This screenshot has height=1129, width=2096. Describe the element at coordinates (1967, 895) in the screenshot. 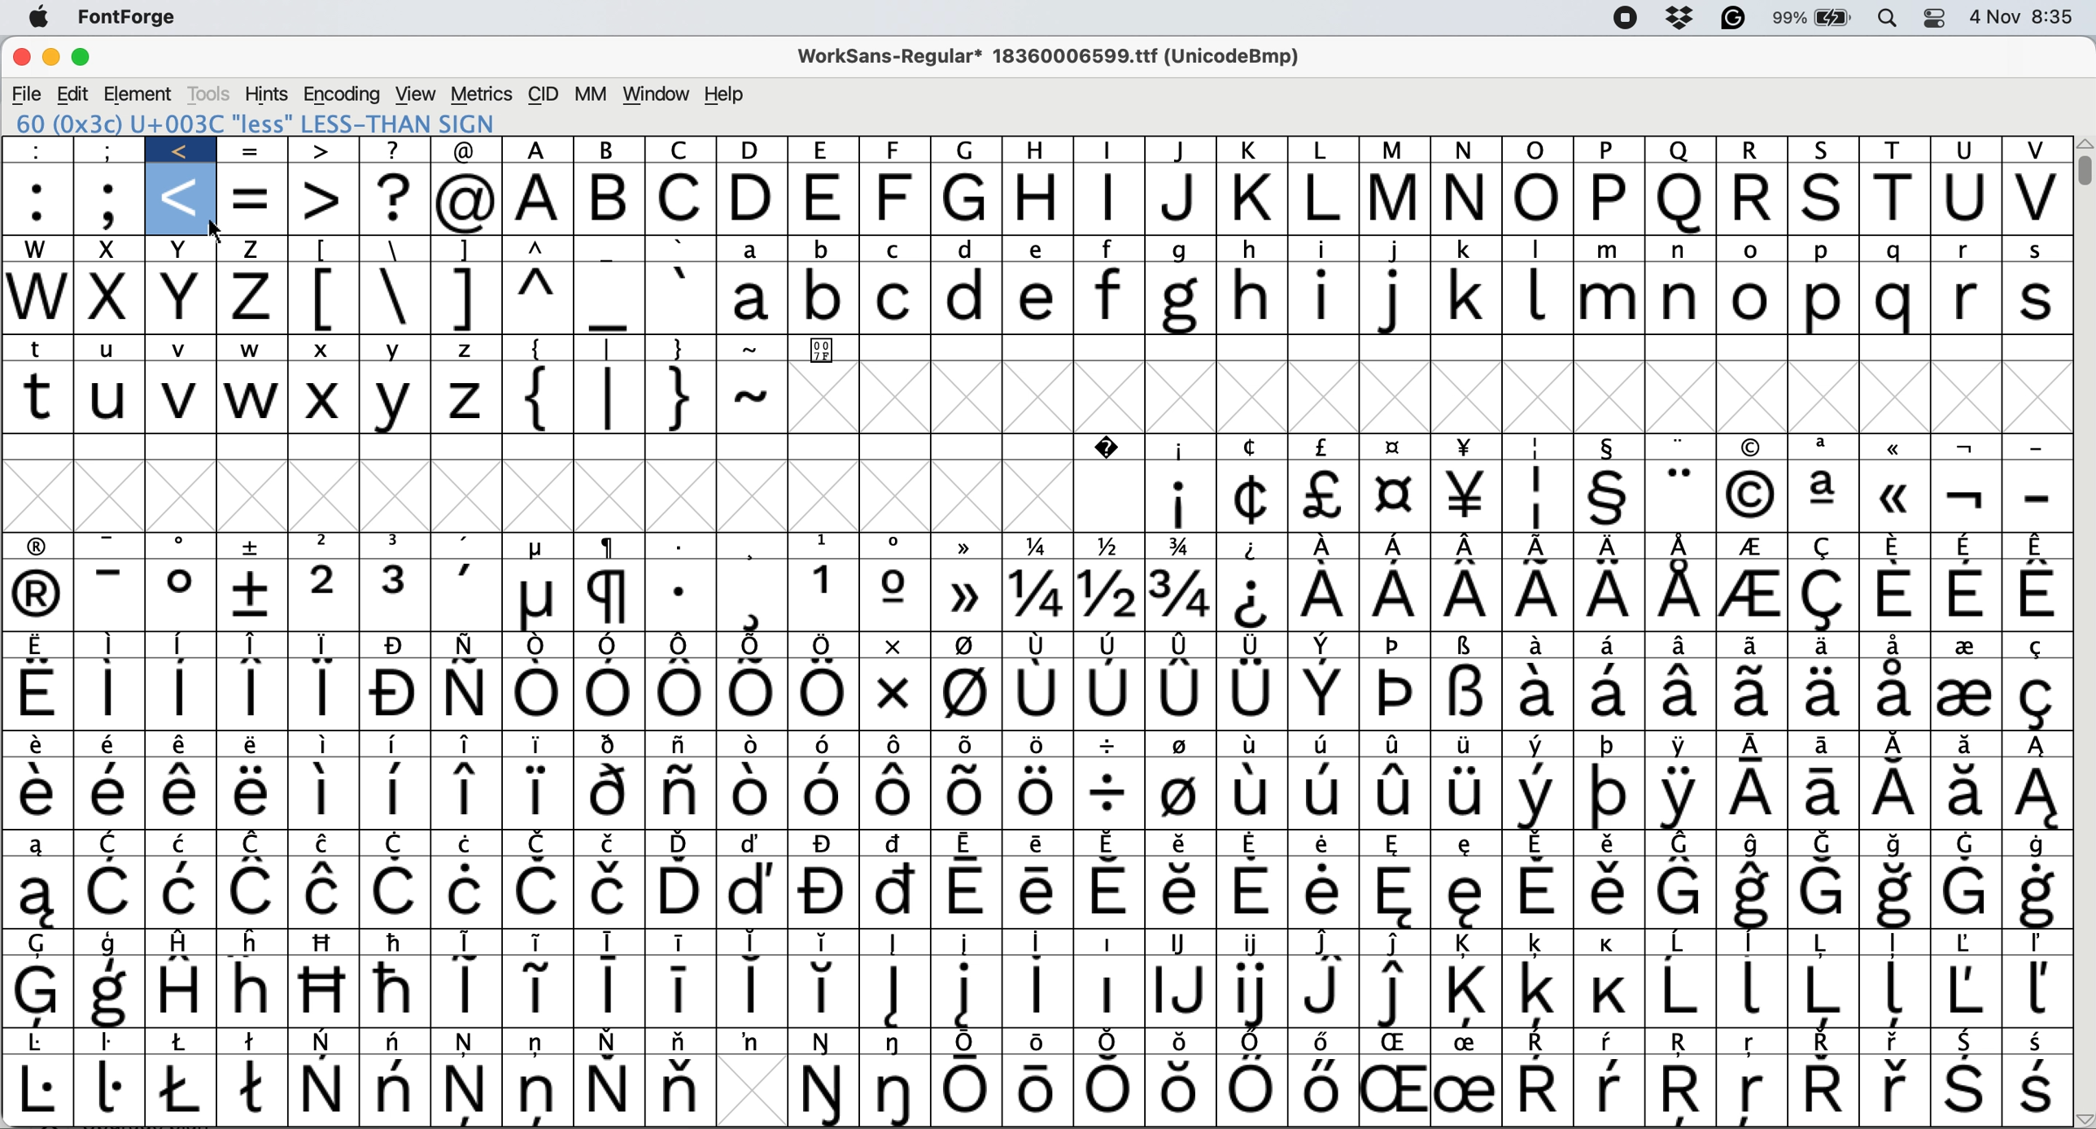

I see `Symbol` at that location.